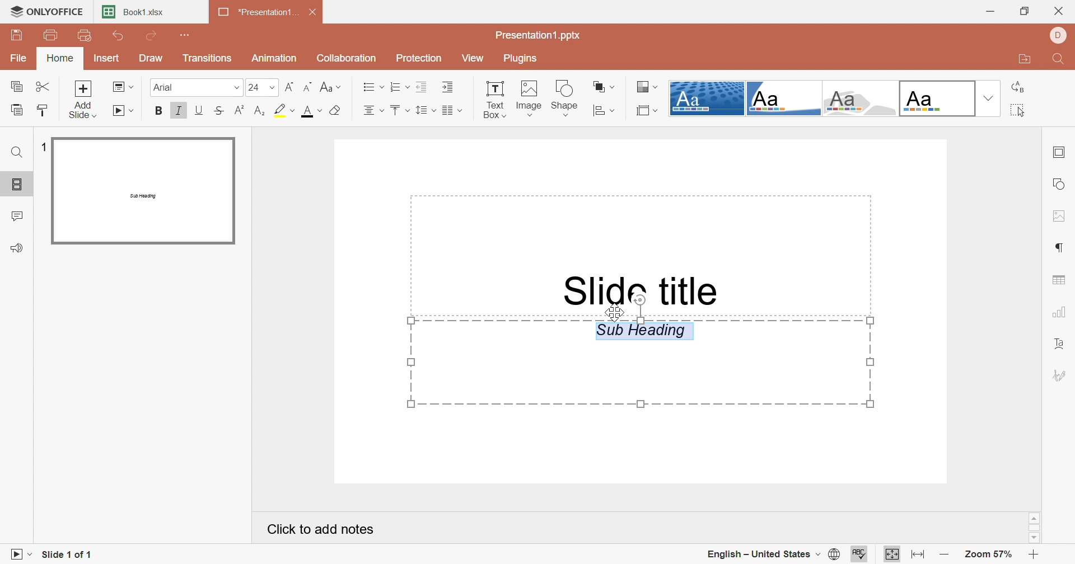 This screenshot has height=564, width=1075. I want to click on Minimize, so click(988, 11).